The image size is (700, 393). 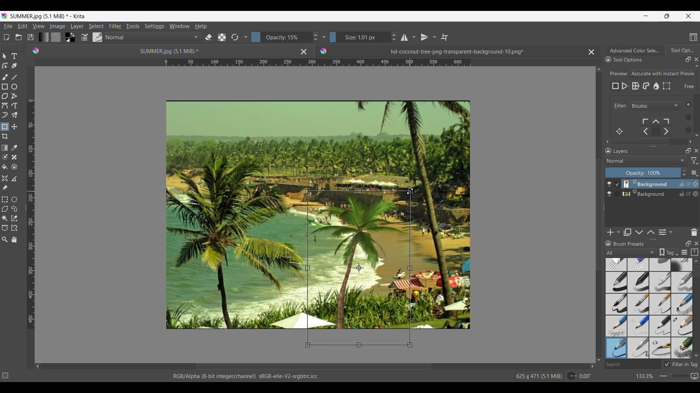 What do you see at coordinates (635, 59) in the screenshot?
I see `Tool options` at bounding box center [635, 59].